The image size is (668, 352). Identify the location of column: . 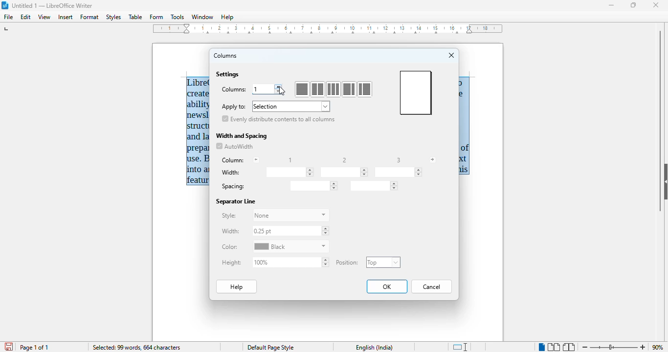
(233, 160).